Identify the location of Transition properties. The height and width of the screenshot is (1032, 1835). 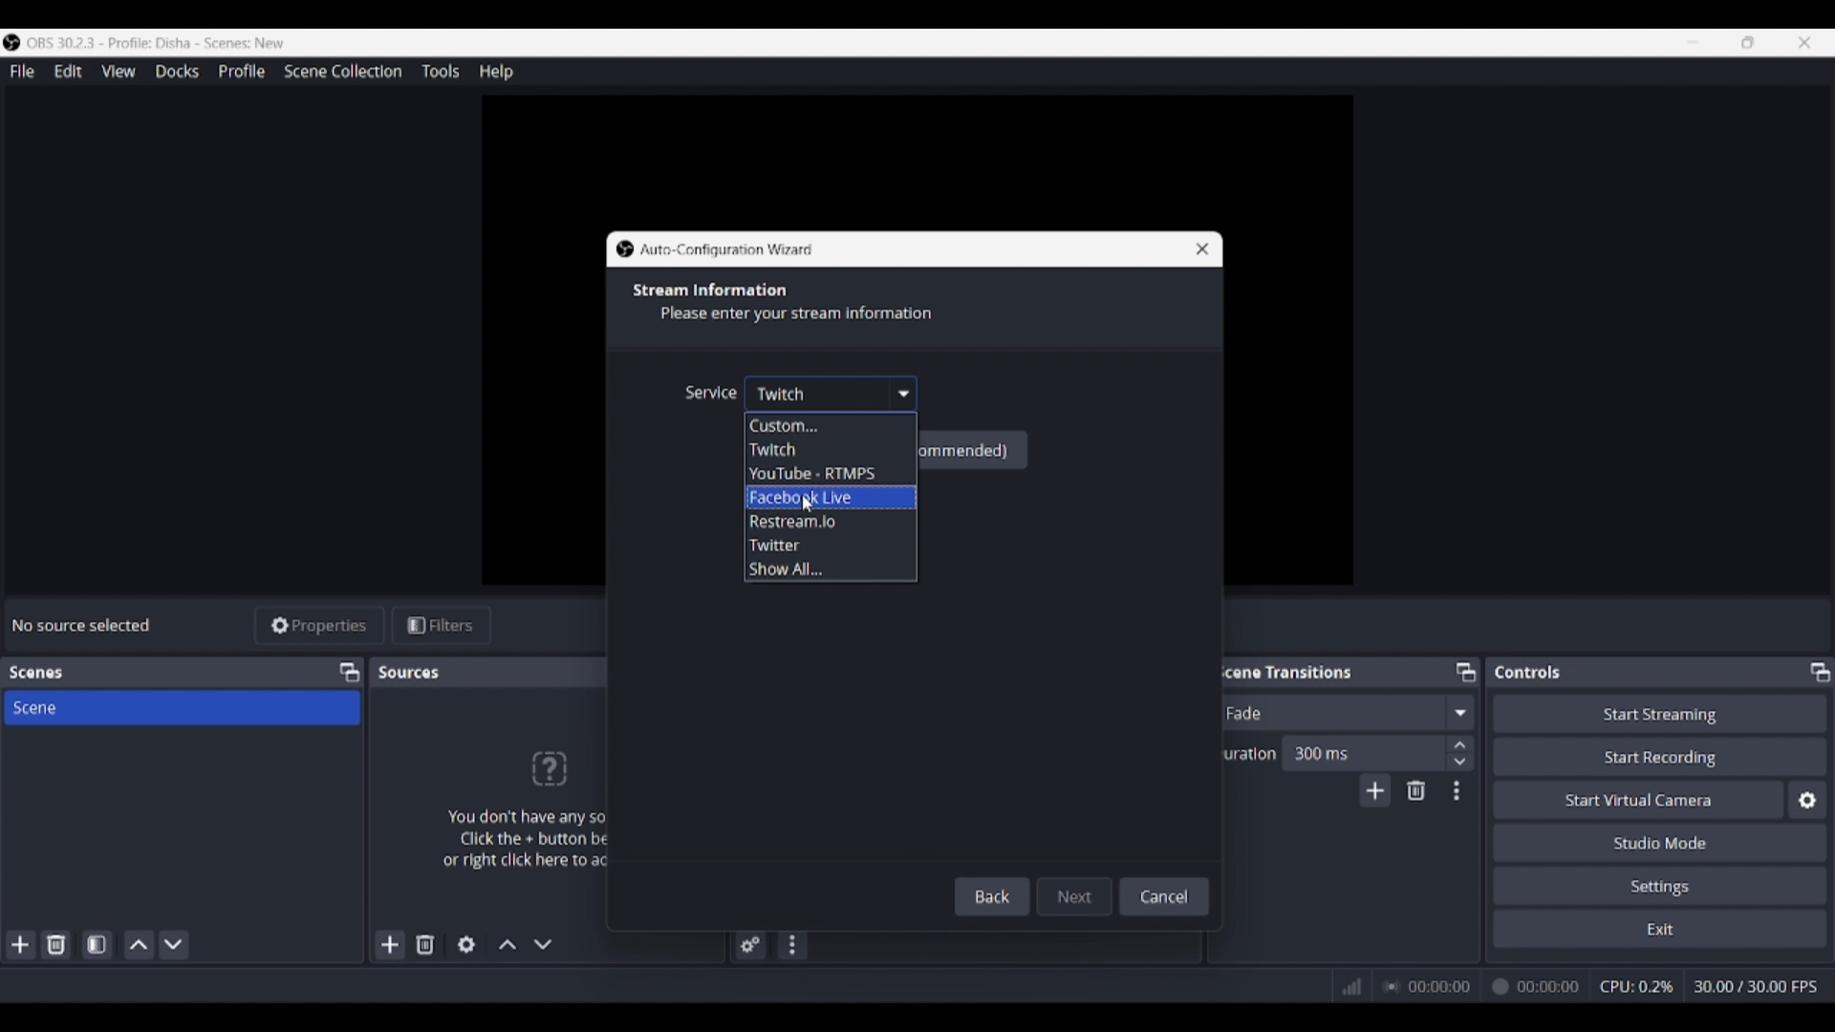
(1457, 791).